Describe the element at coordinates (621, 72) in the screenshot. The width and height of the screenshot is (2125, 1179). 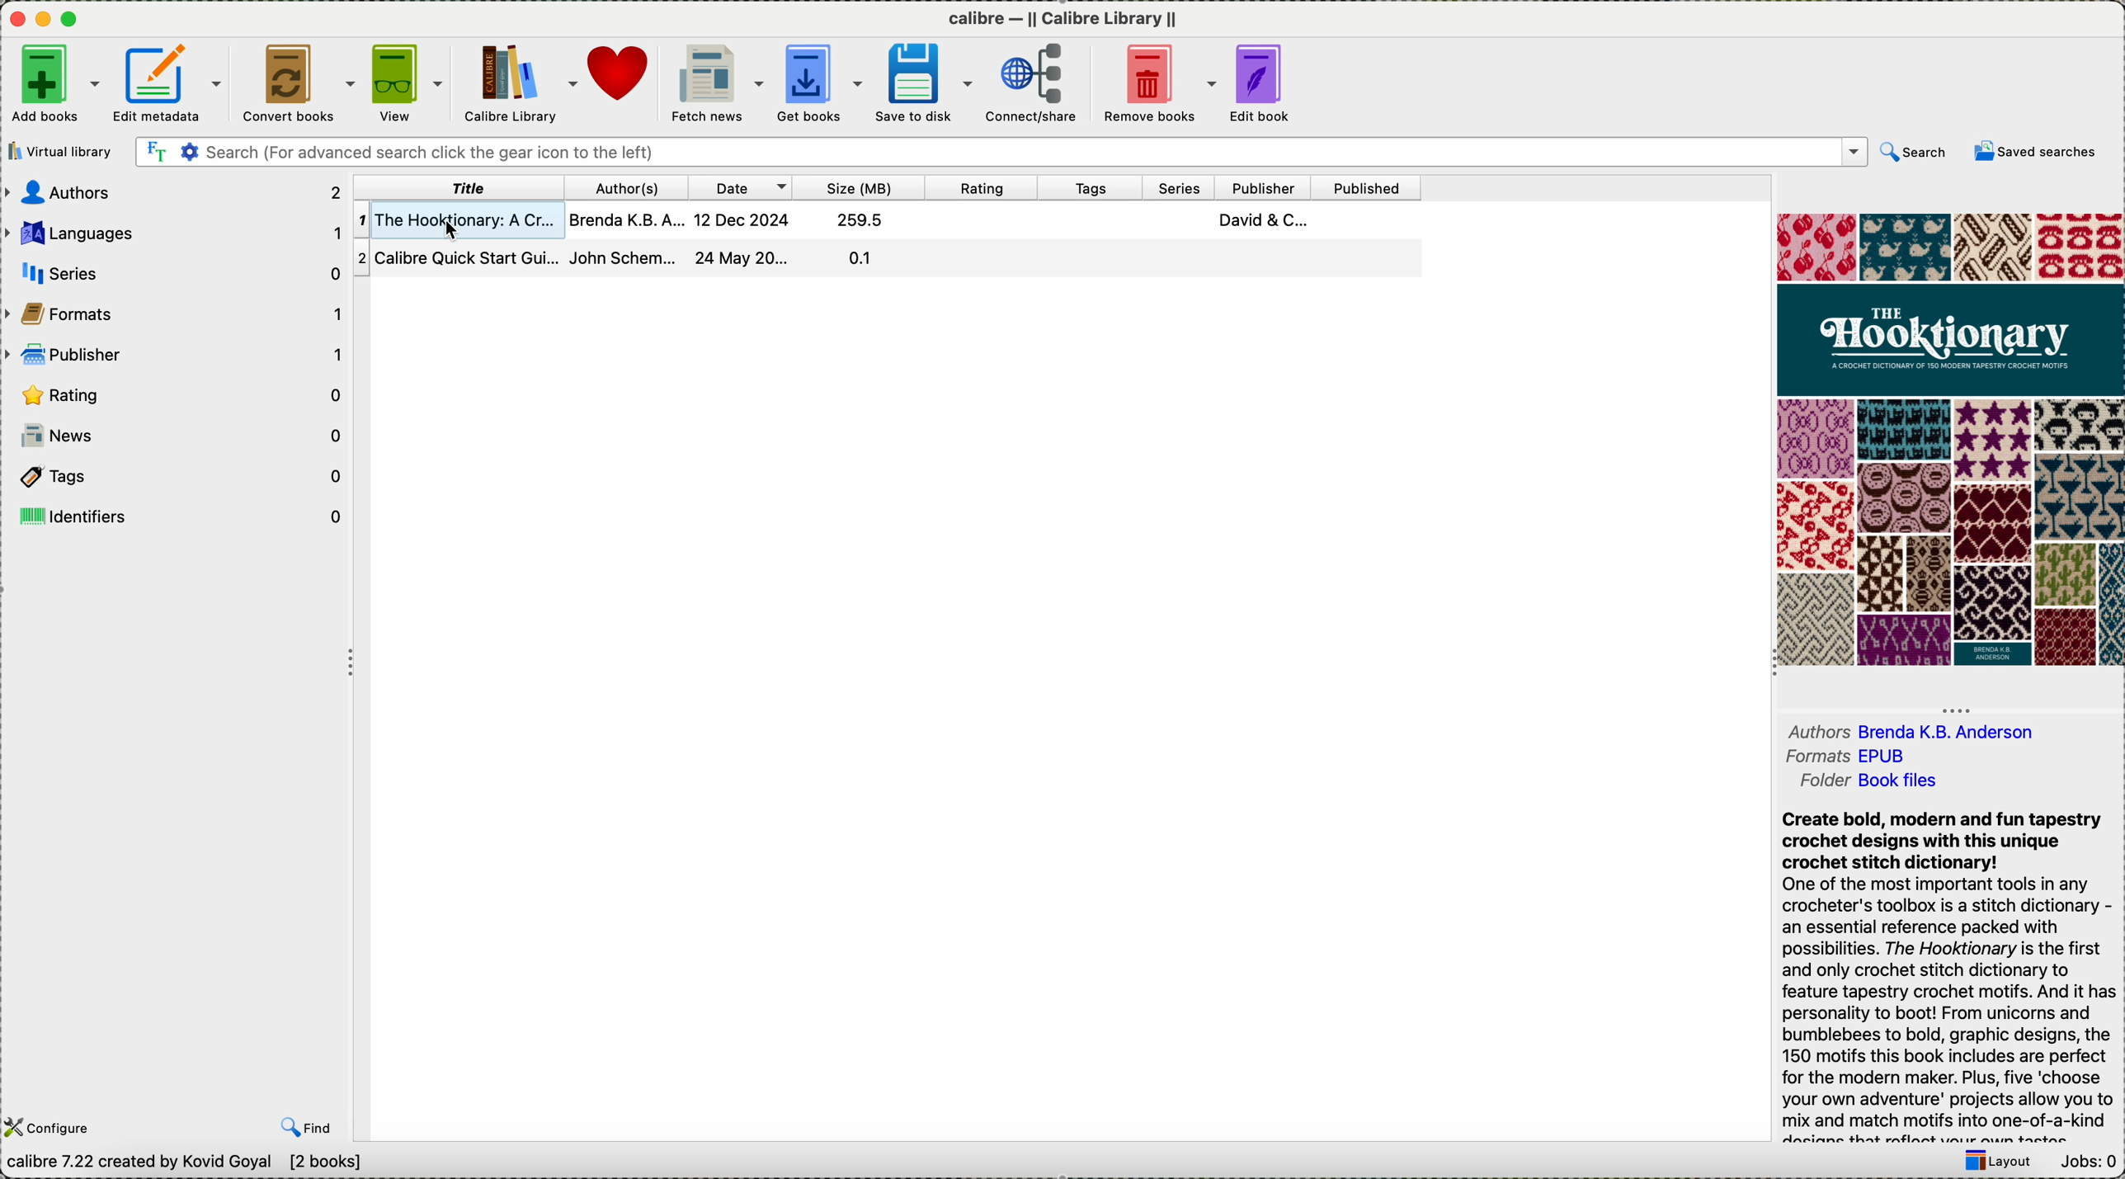
I see `donate` at that location.